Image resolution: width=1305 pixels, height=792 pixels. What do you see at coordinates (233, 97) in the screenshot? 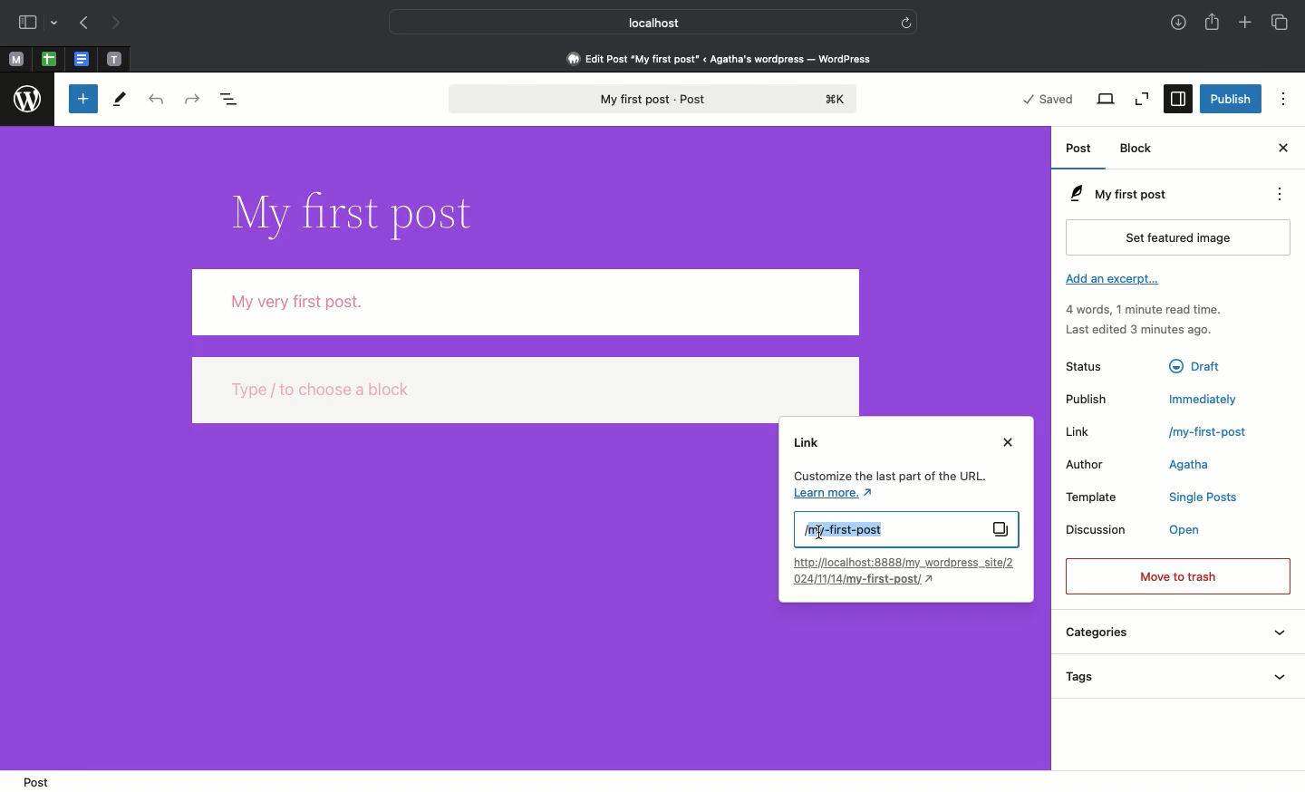
I see `Document overview` at bounding box center [233, 97].